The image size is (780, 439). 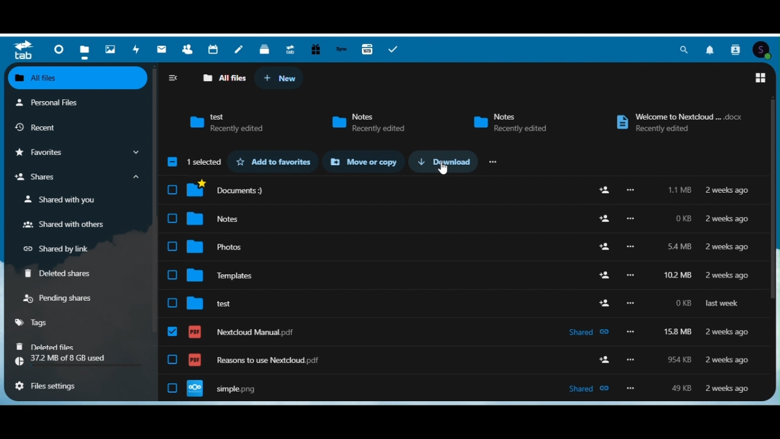 I want to click on notes recently edited, so click(x=510, y=121).